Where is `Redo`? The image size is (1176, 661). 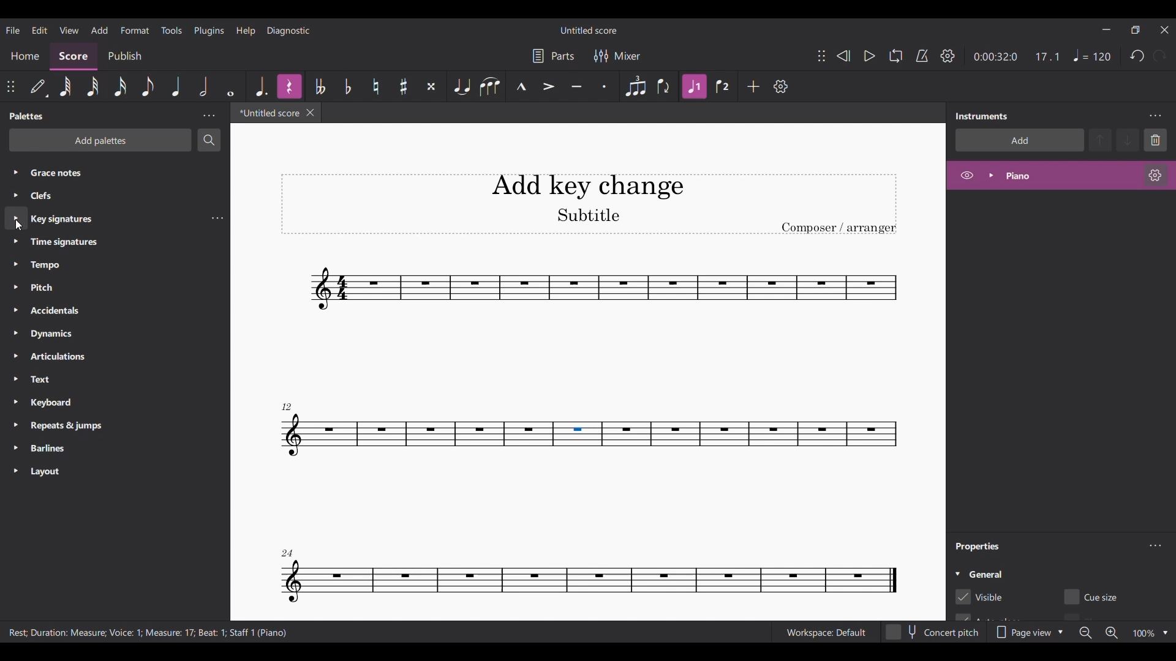
Redo is located at coordinates (1159, 56).